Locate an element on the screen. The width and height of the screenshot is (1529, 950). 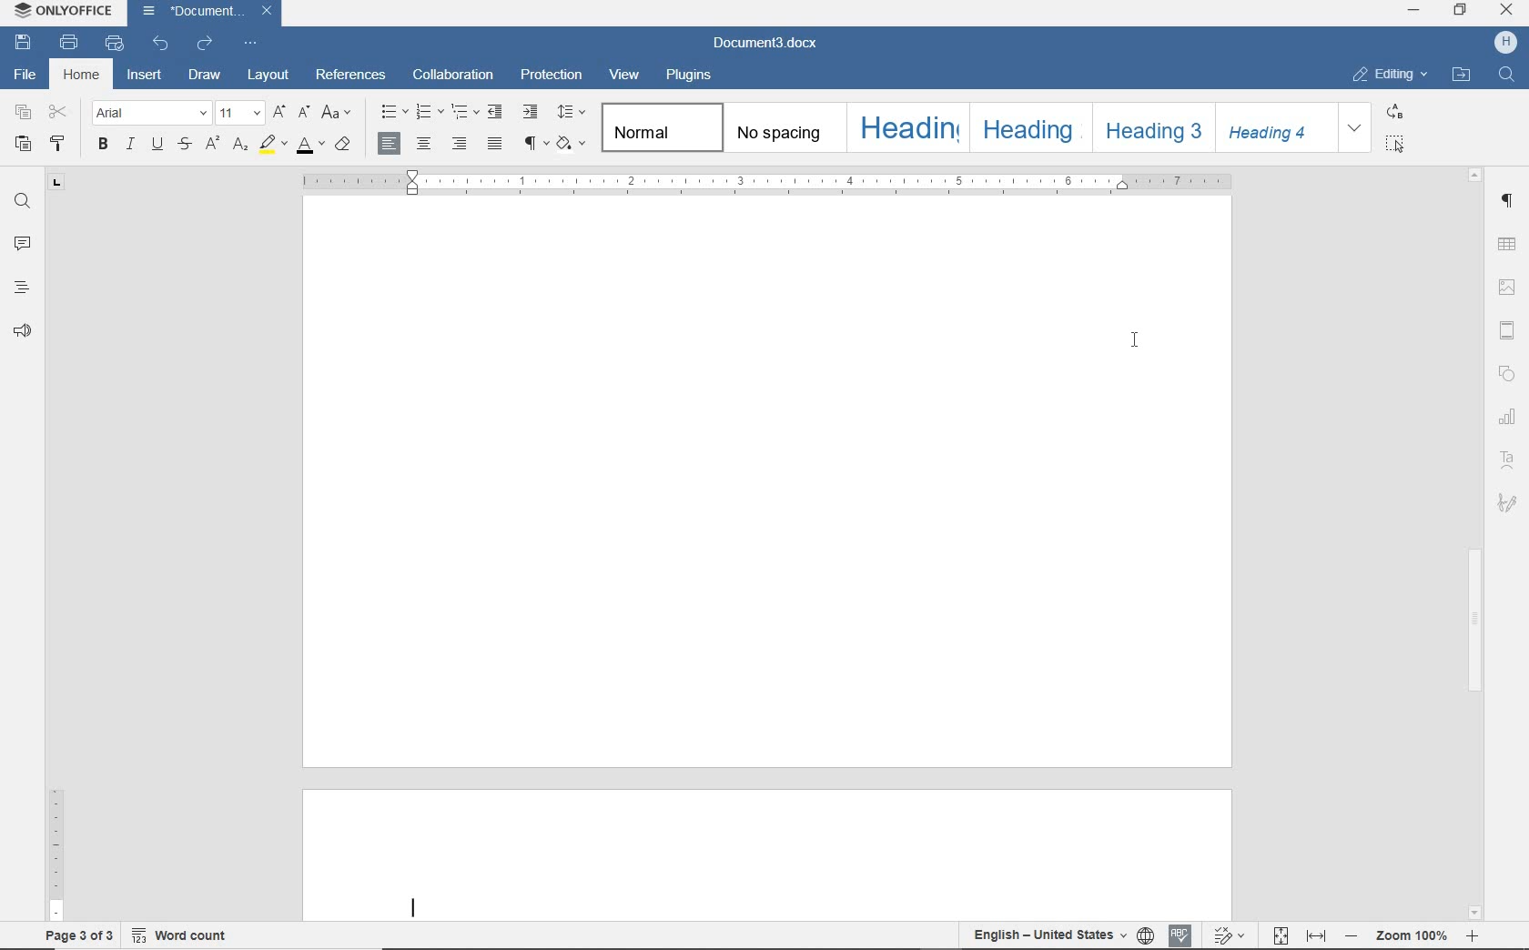
SIGNATURE is located at coordinates (1508, 502).